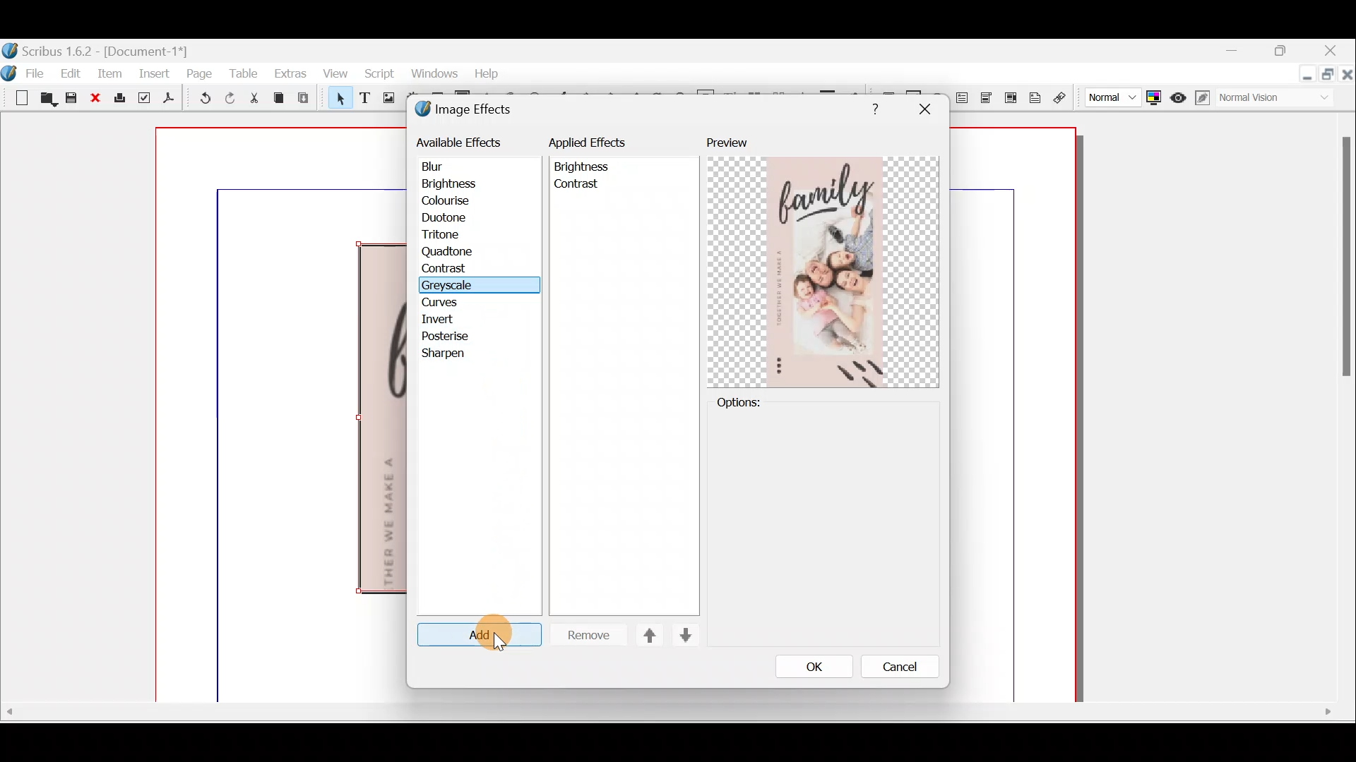 The width and height of the screenshot is (1356, 762). What do you see at coordinates (460, 143) in the screenshot?
I see `available effects` at bounding box center [460, 143].